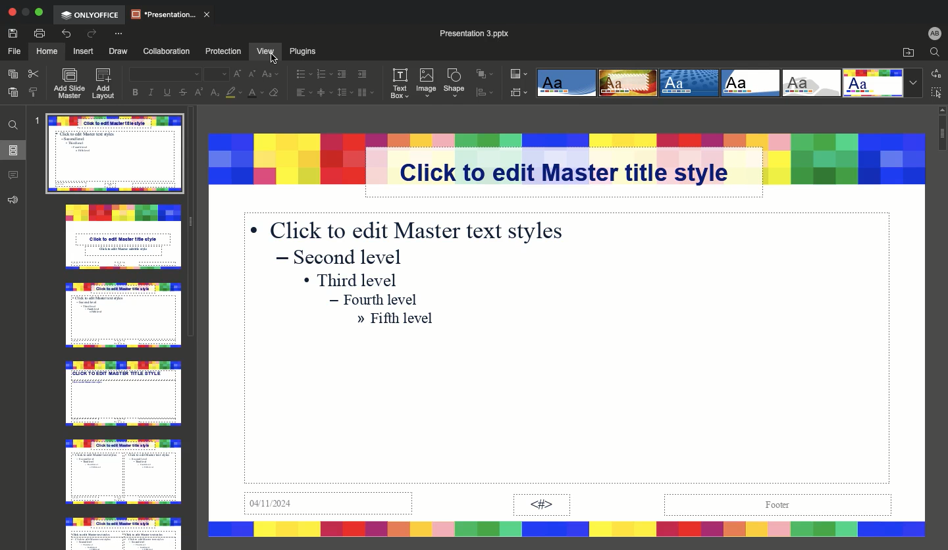  I want to click on Select slide size, so click(520, 93).